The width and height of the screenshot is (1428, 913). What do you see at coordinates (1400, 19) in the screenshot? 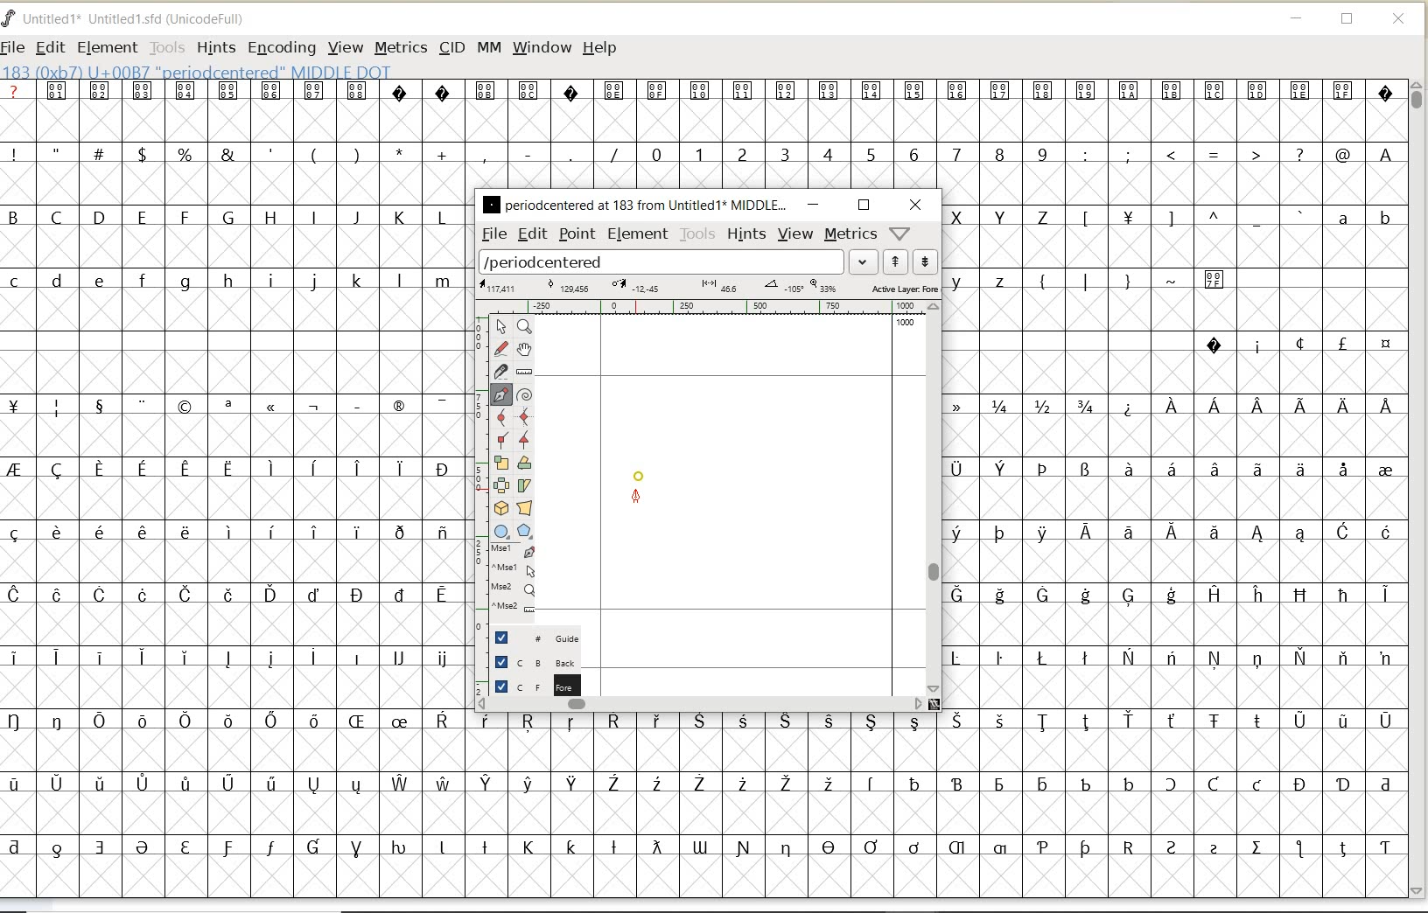
I see `CLOSE` at bounding box center [1400, 19].